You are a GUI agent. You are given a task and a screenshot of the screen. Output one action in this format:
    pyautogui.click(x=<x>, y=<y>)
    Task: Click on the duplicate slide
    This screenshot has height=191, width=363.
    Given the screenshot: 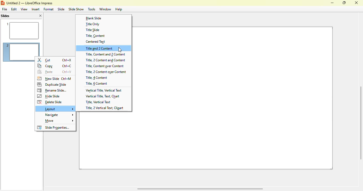 What is the action you would take?
    pyautogui.click(x=52, y=84)
    